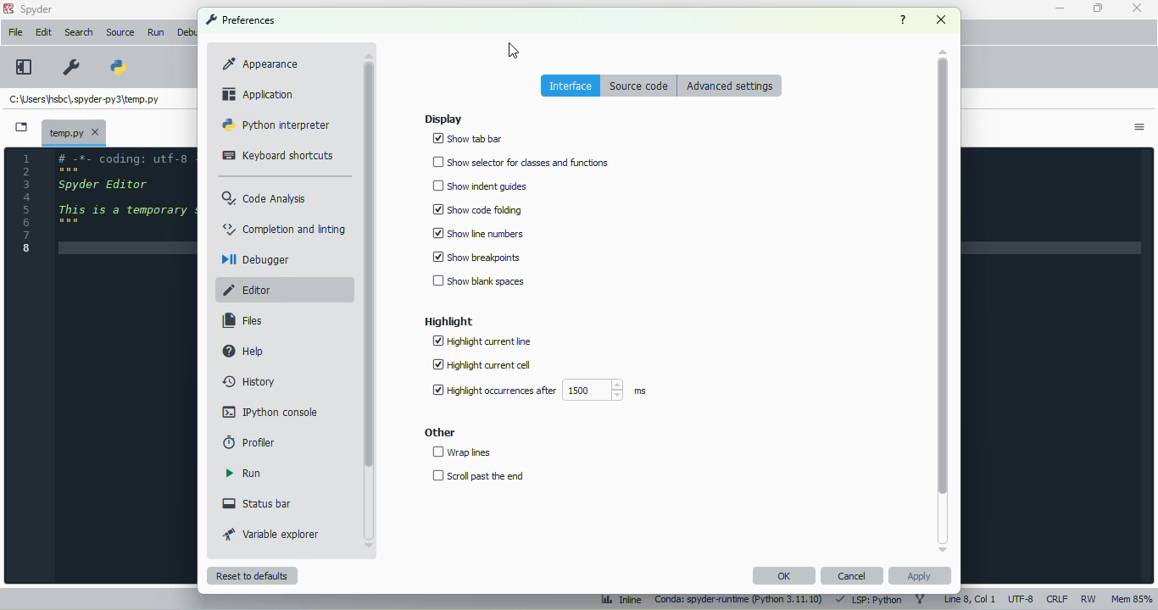 The width and height of the screenshot is (1158, 610). What do you see at coordinates (242, 19) in the screenshot?
I see `preferences` at bounding box center [242, 19].